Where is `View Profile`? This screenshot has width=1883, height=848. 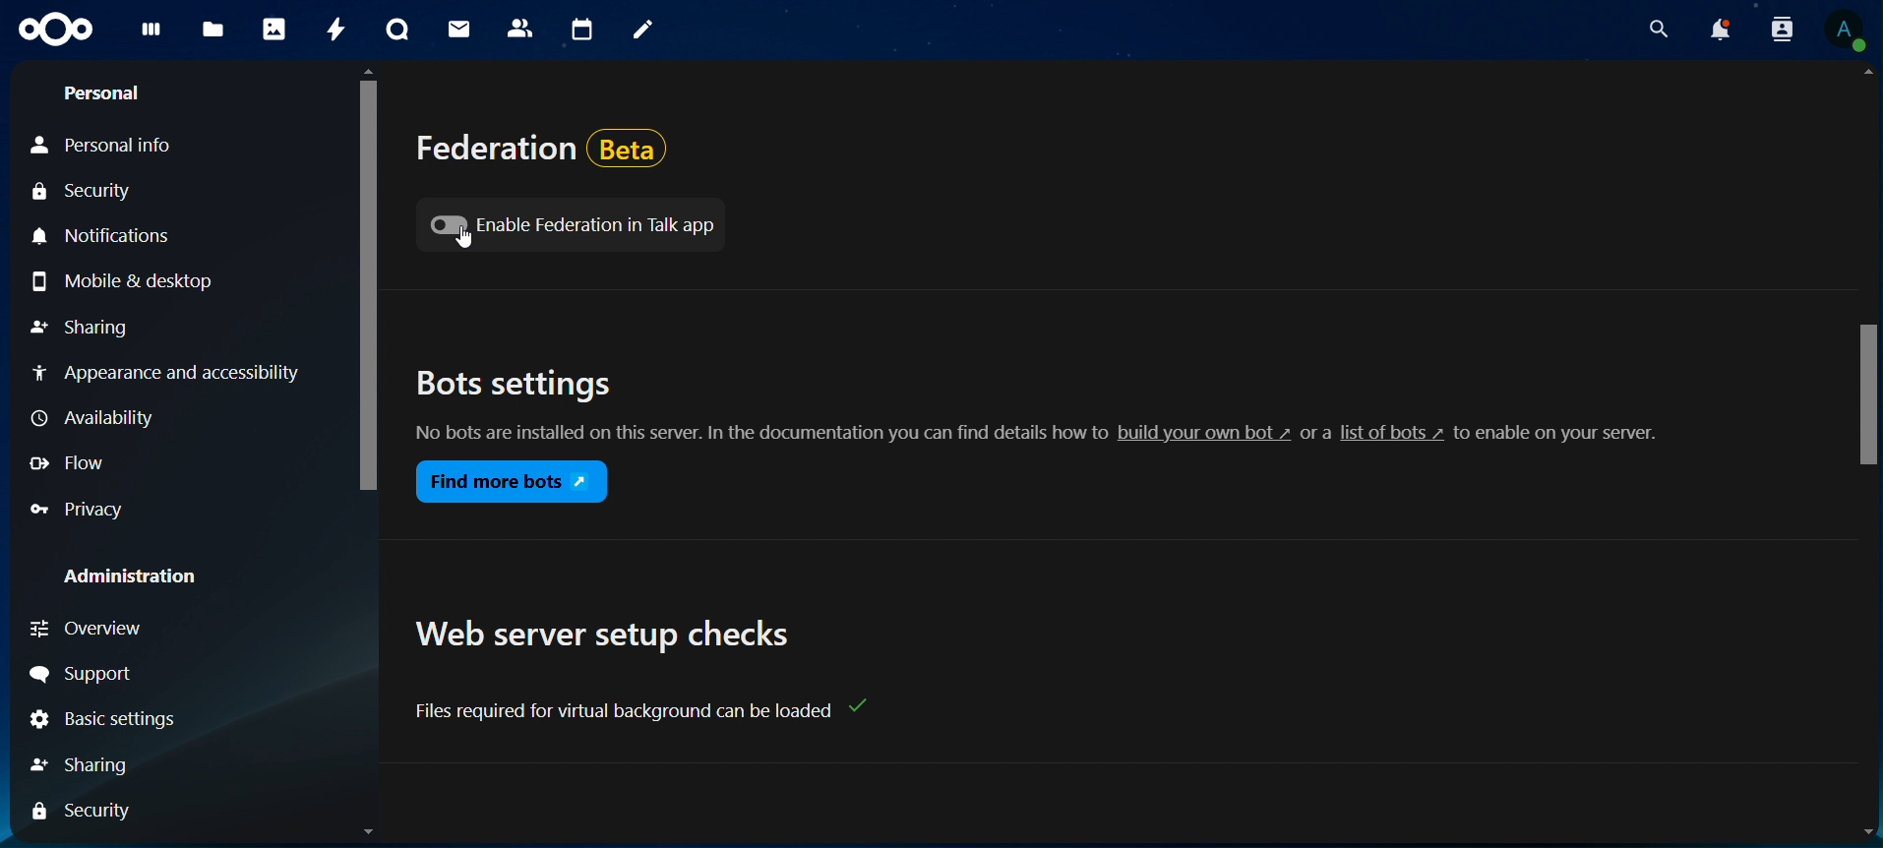
View Profile is located at coordinates (1846, 30).